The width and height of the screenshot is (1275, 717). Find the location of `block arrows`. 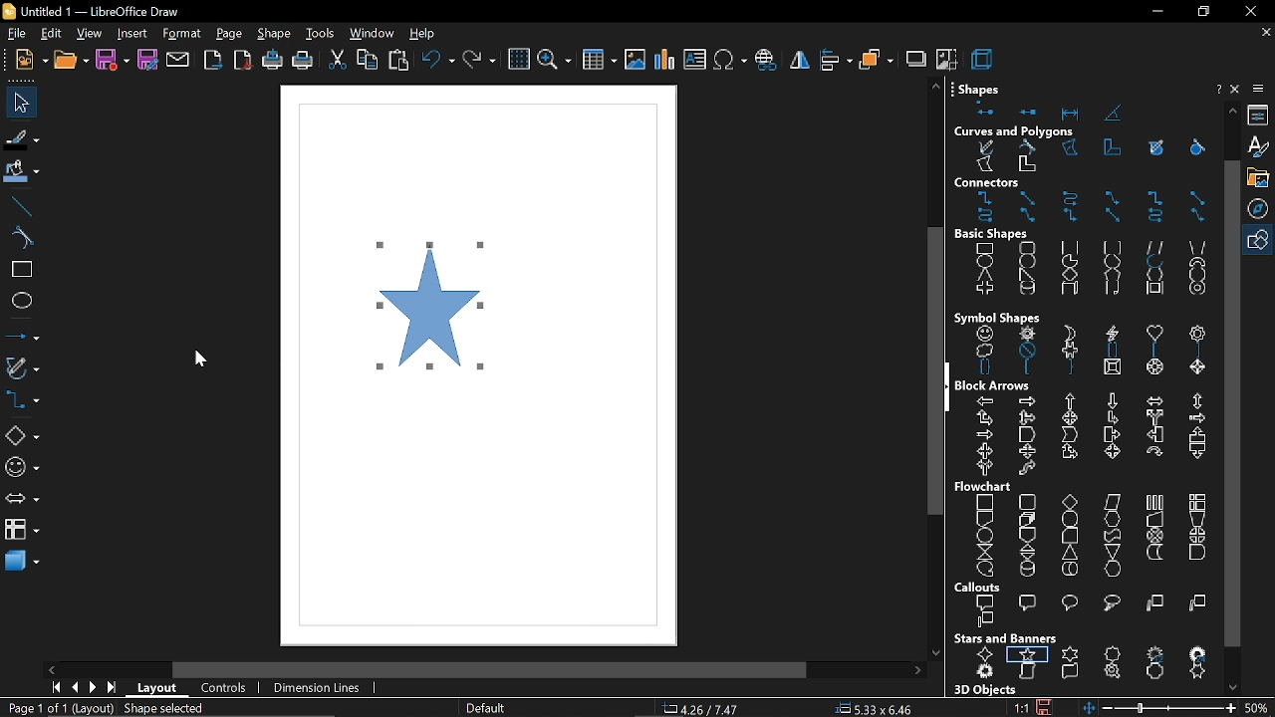

block arrows is located at coordinates (994, 385).